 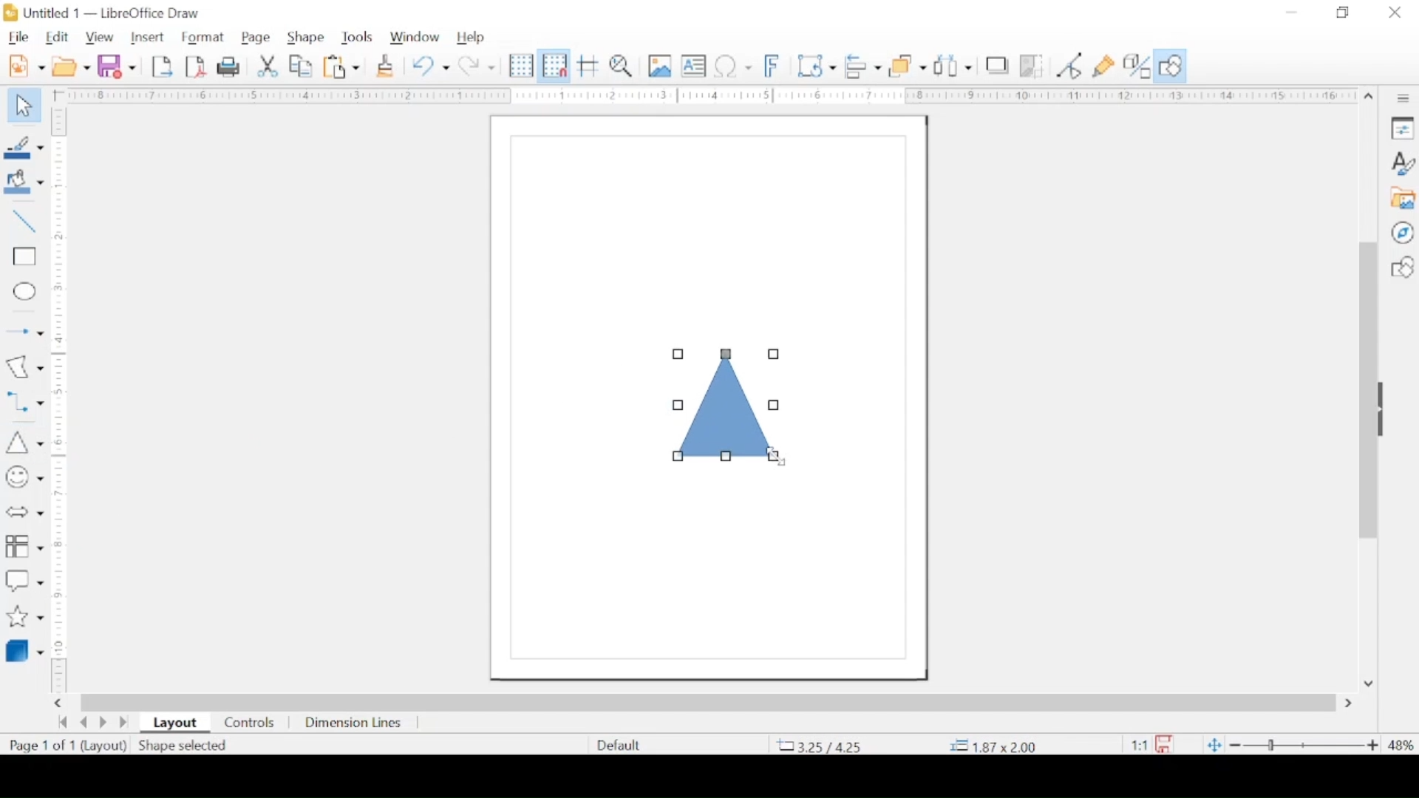 I want to click on scroll down arrow, so click(x=1370, y=683).